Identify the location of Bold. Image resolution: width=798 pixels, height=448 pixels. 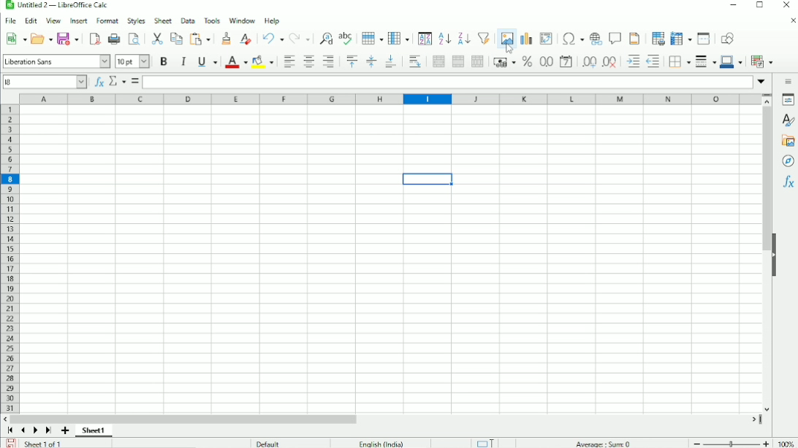
(164, 61).